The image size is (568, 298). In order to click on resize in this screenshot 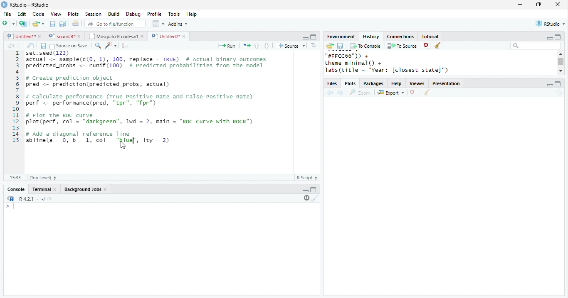, I will do `click(538, 5)`.